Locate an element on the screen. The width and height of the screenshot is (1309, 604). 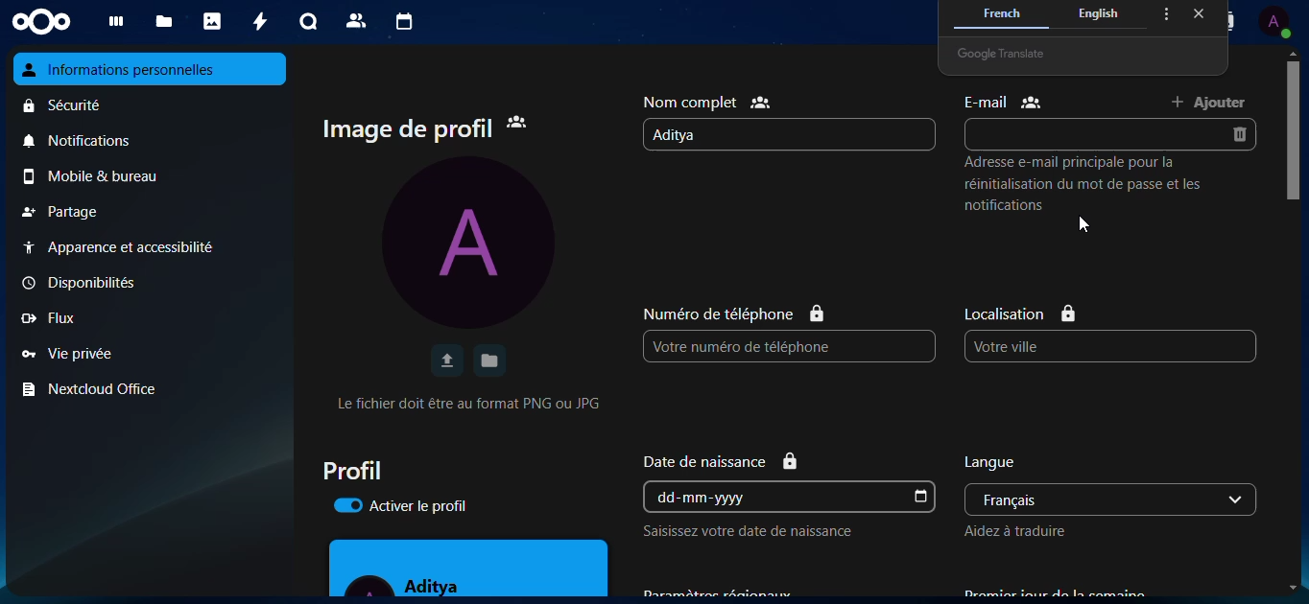
save is located at coordinates (489, 360).